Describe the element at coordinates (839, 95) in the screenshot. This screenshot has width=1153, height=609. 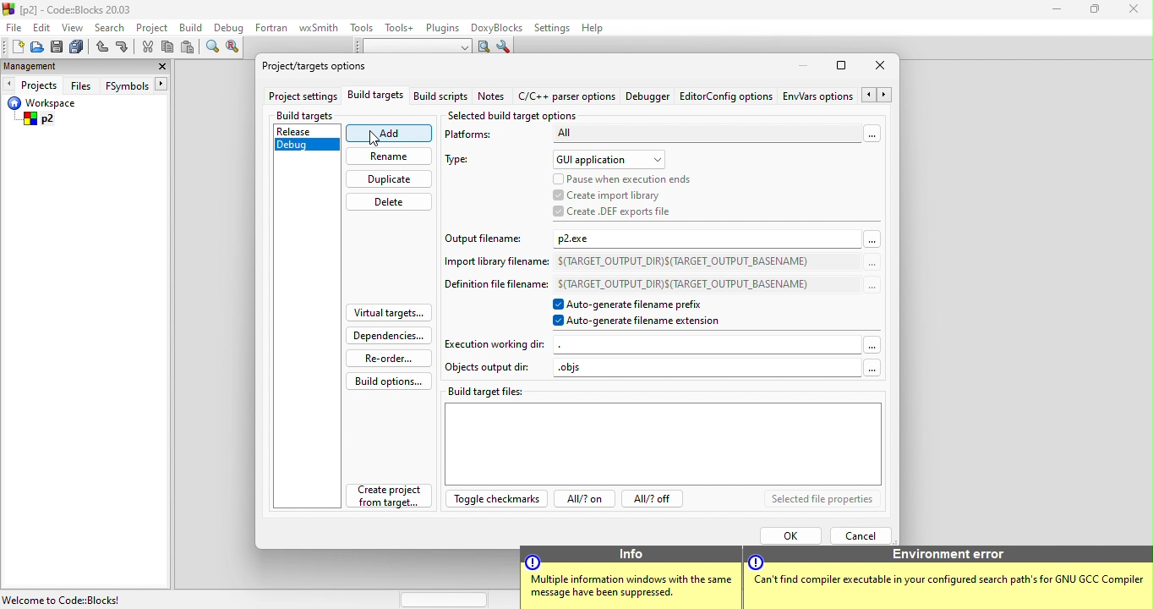
I see `env\vars option` at that location.